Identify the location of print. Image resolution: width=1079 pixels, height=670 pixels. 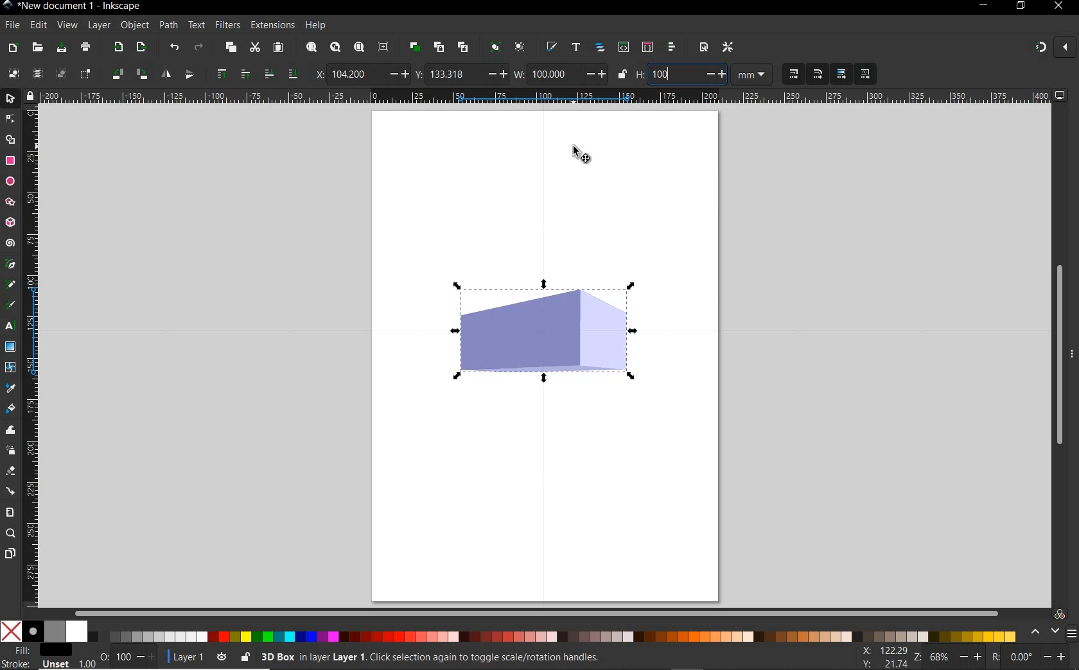
(86, 47).